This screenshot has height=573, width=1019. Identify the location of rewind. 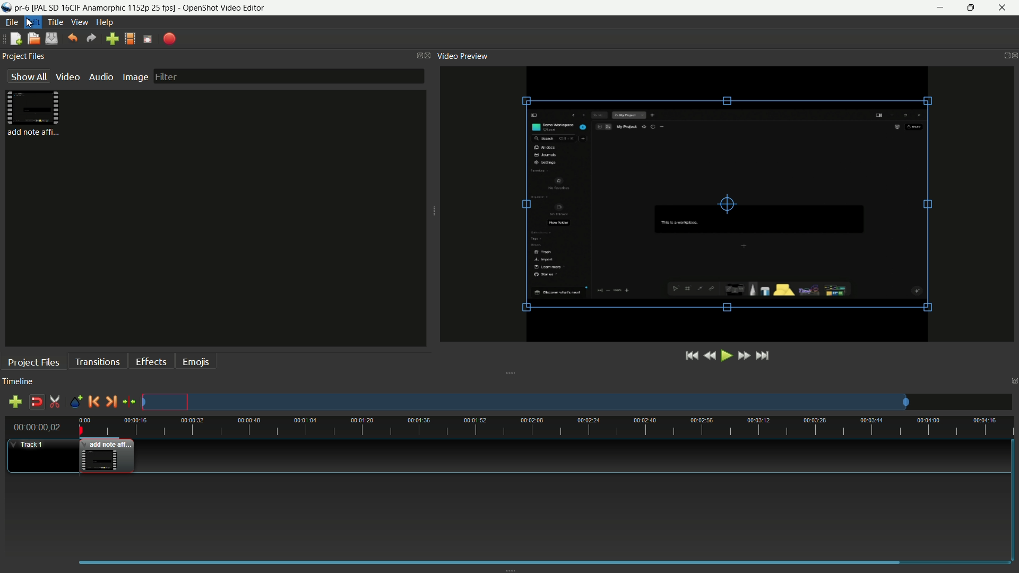
(710, 355).